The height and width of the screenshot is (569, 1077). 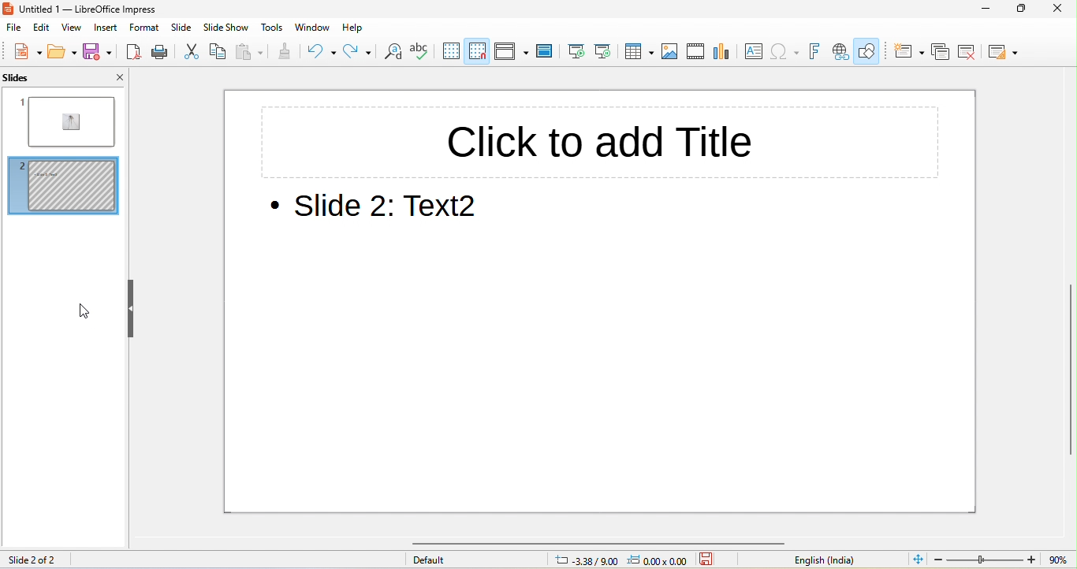 I want to click on file, so click(x=13, y=28).